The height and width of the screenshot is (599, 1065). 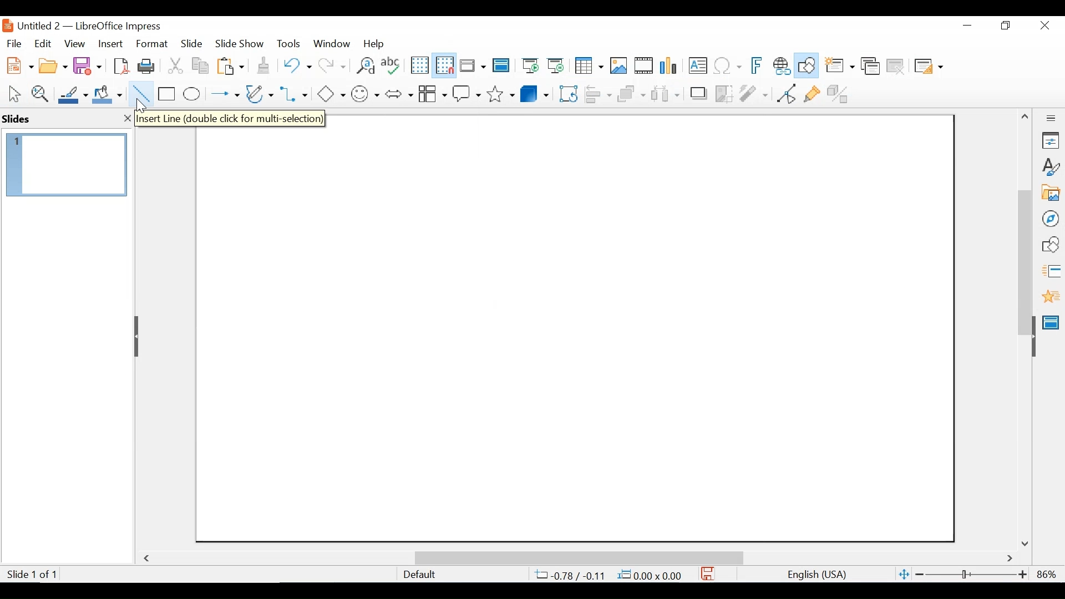 What do you see at coordinates (427, 573) in the screenshot?
I see `Default` at bounding box center [427, 573].